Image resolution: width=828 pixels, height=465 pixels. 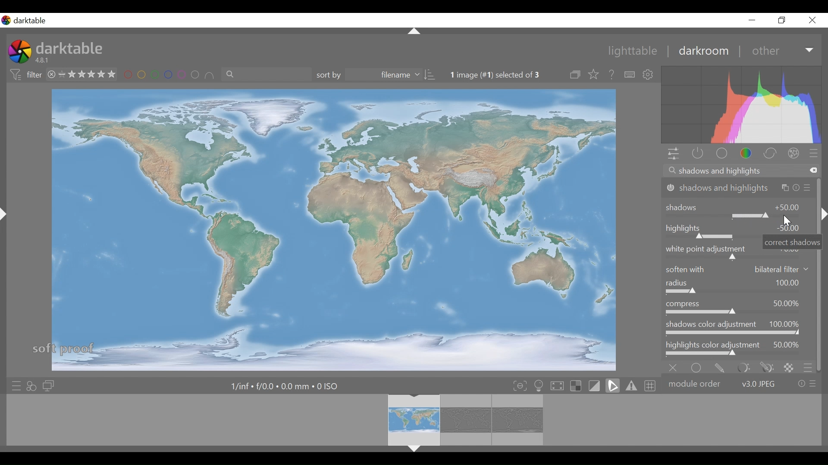 What do you see at coordinates (710, 231) in the screenshot?
I see `highlights` at bounding box center [710, 231].